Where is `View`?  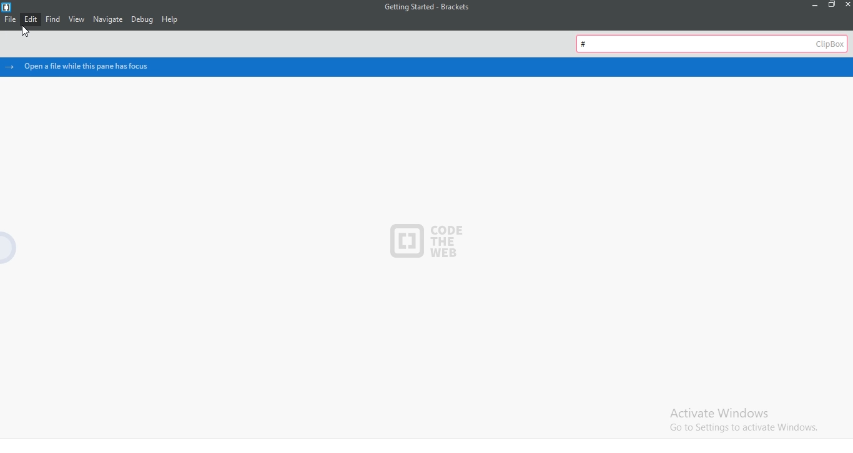
View is located at coordinates (77, 21).